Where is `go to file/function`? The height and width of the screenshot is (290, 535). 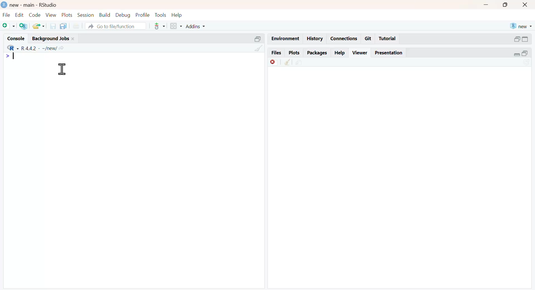 go to file/function is located at coordinates (116, 26).